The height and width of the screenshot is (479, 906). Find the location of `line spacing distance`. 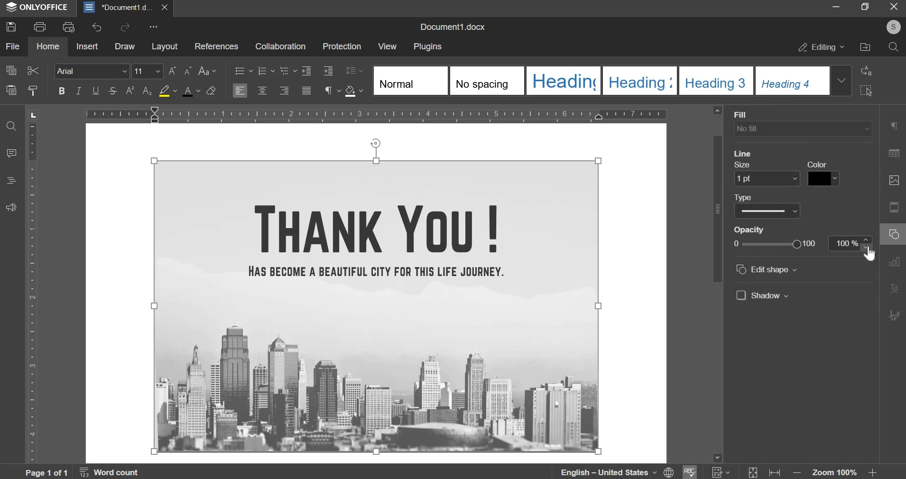

line spacing distance is located at coordinates (833, 129).